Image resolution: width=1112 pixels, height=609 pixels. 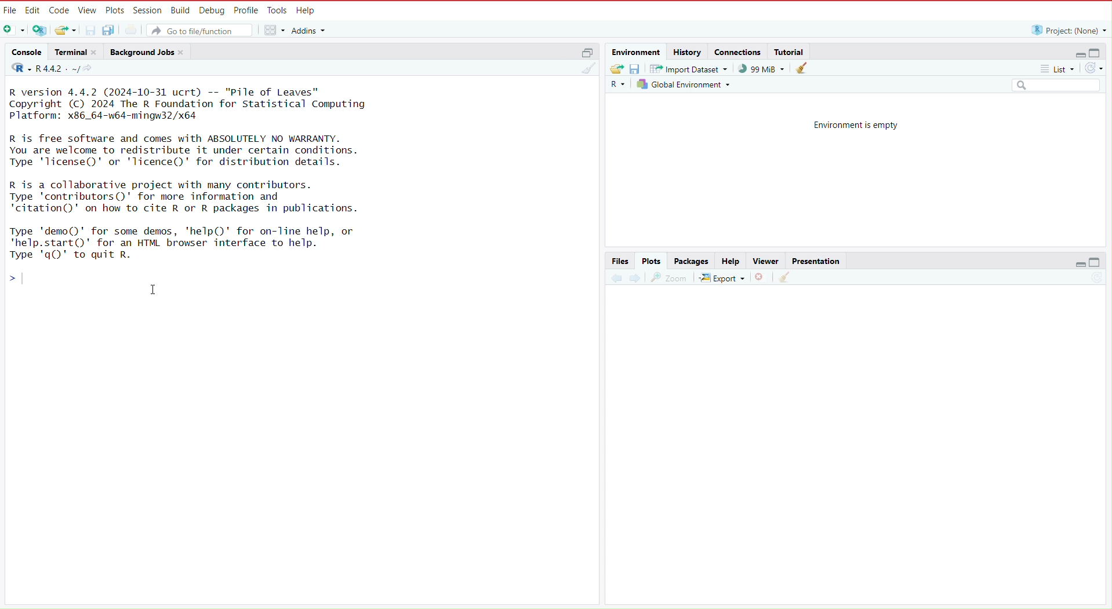 I want to click on files, so click(x=620, y=260).